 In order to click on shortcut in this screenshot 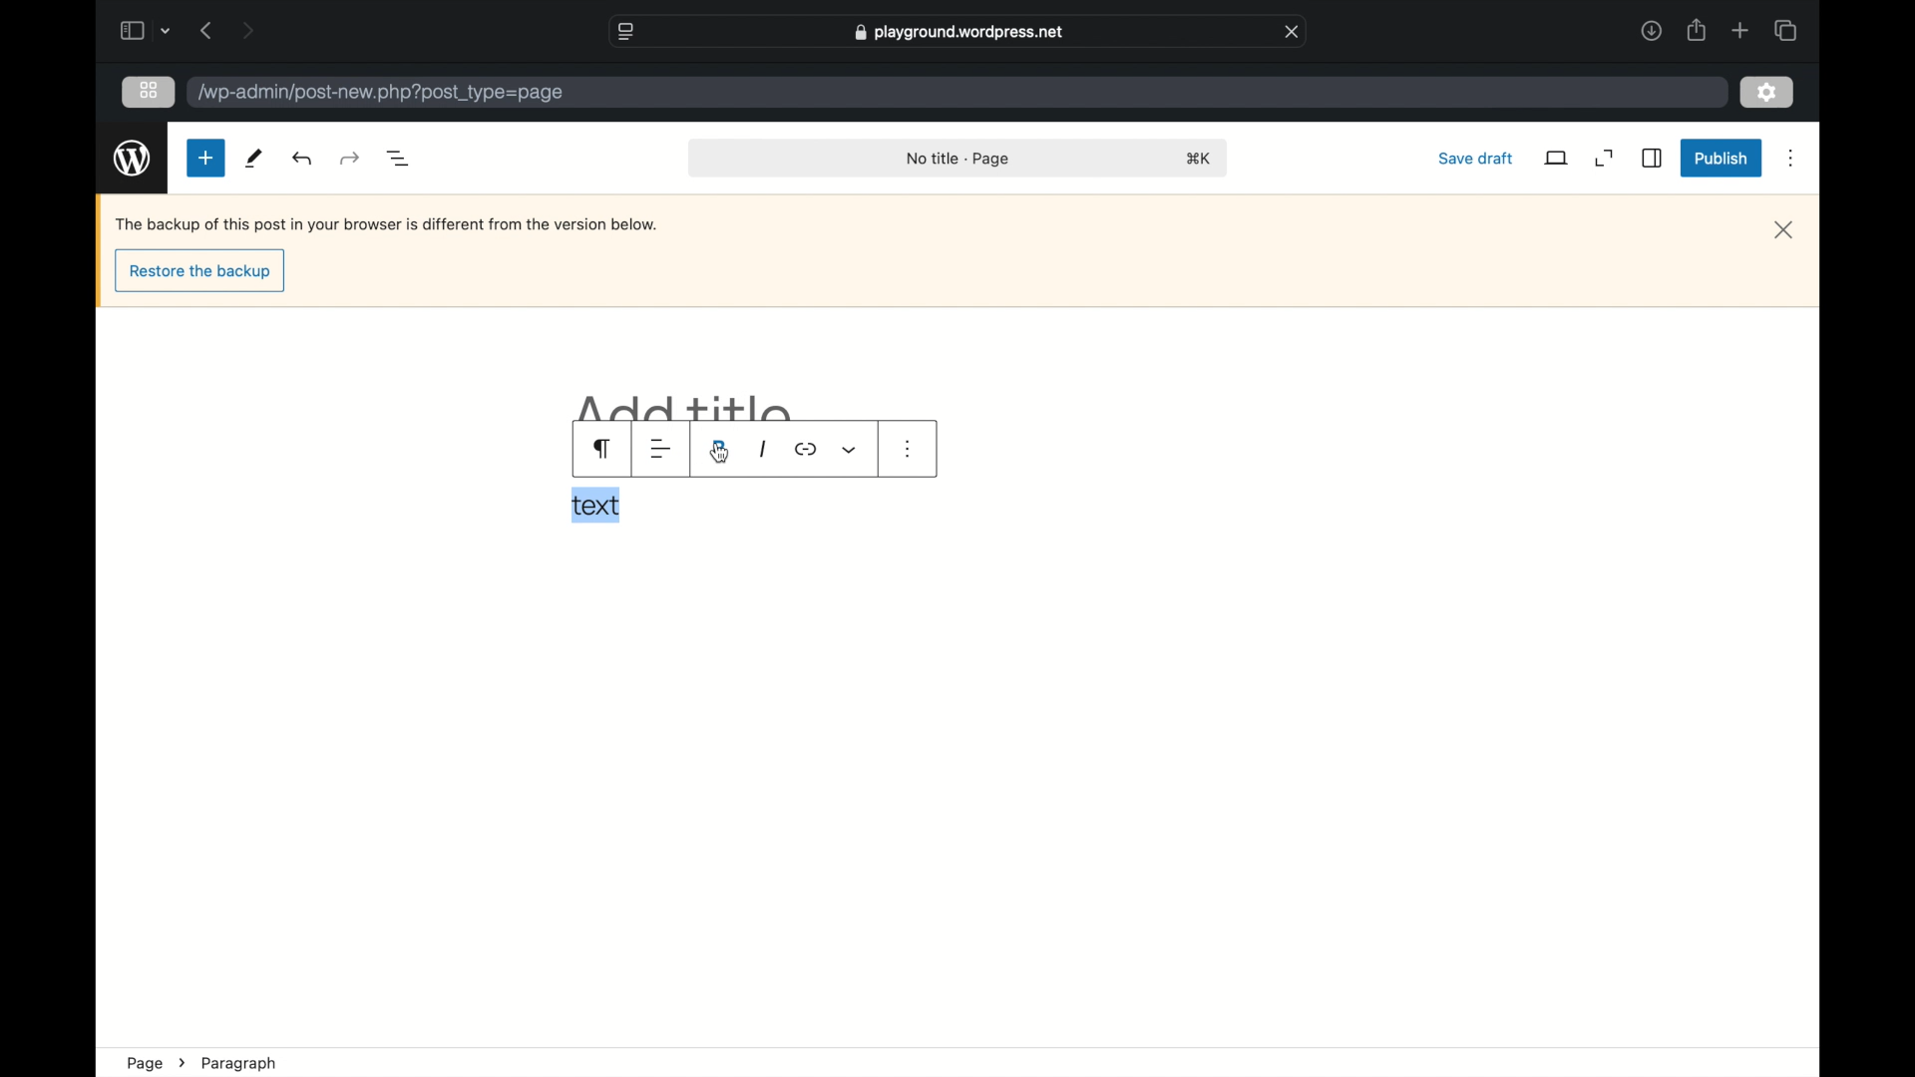, I will do `click(1199, 159)`.